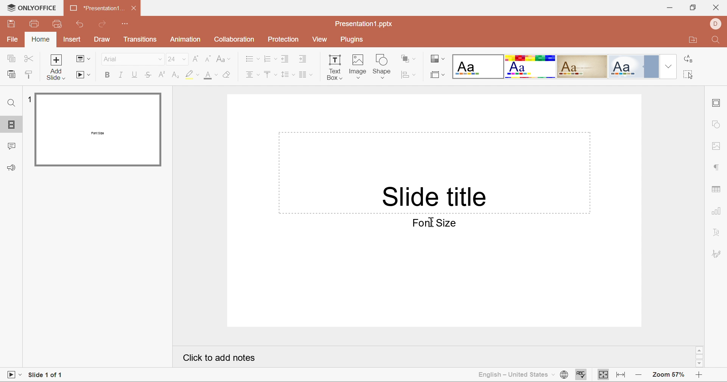  What do you see at coordinates (228, 77) in the screenshot?
I see `Clear` at bounding box center [228, 77].